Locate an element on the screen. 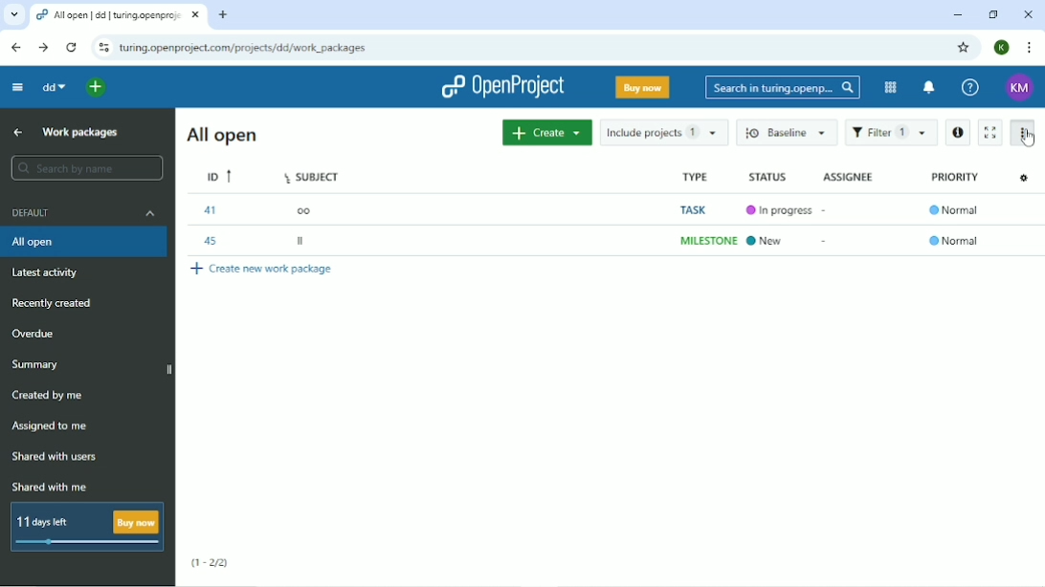 The height and width of the screenshot is (587, 1045). Subject is located at coordinates (313, 174).